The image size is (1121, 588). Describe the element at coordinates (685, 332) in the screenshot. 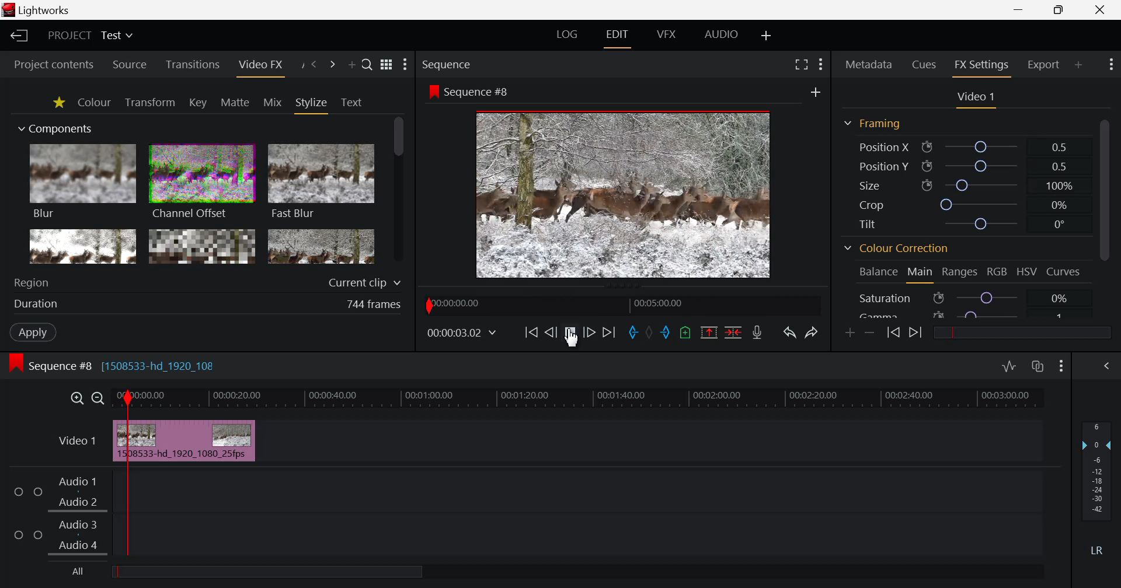

I see `Mark Cue` at that location.